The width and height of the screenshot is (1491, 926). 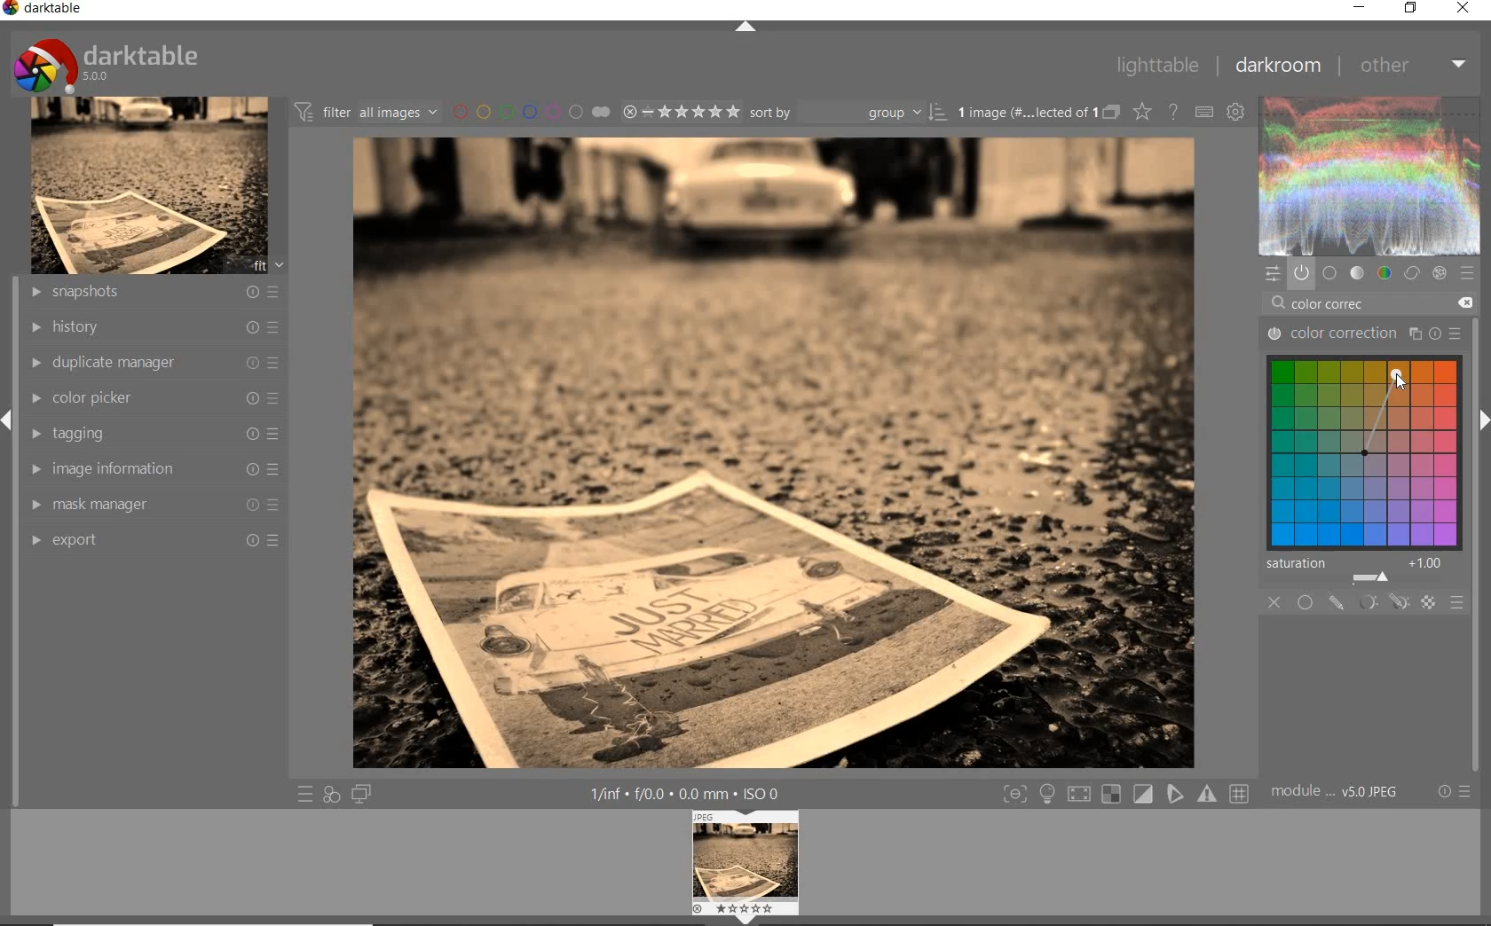 What do you see at coordinates (1412, 273) in the screenshot?
I see `correct` at bounding box center [1412, 273].